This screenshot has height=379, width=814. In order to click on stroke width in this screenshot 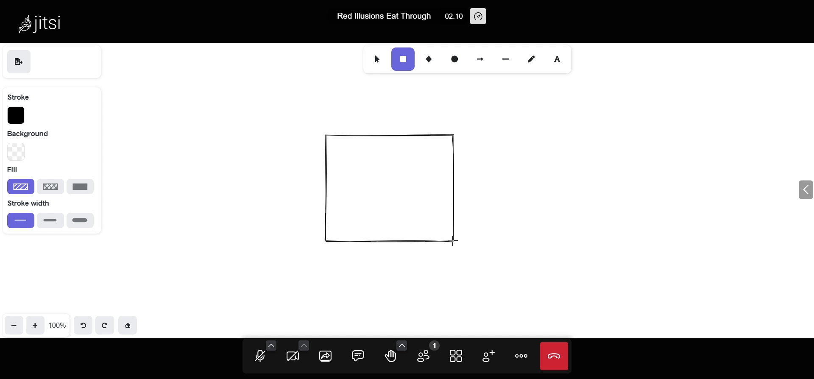, I will do `click(35, 203)`.